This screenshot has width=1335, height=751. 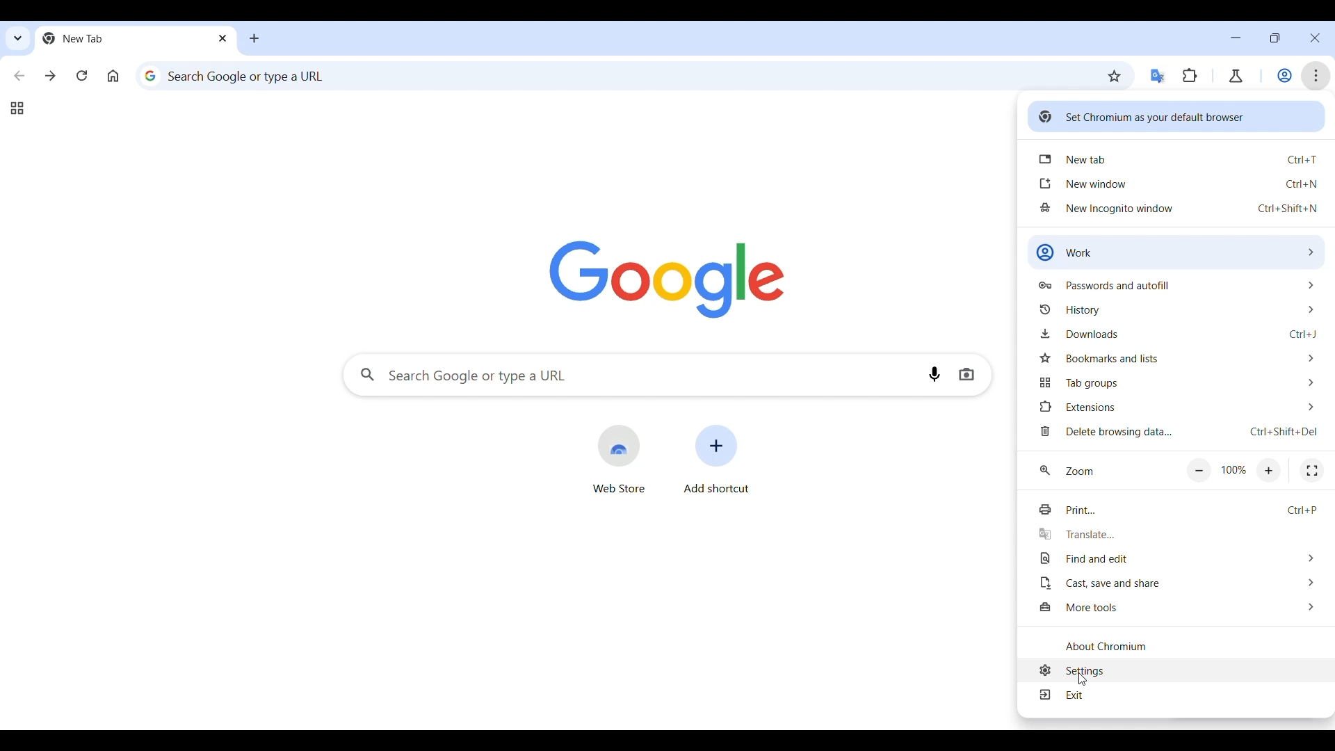 What do you see at coordinates (1312, 471) in the screenshot?
I see `Fullscreen` at bounding box center [1312, 471].